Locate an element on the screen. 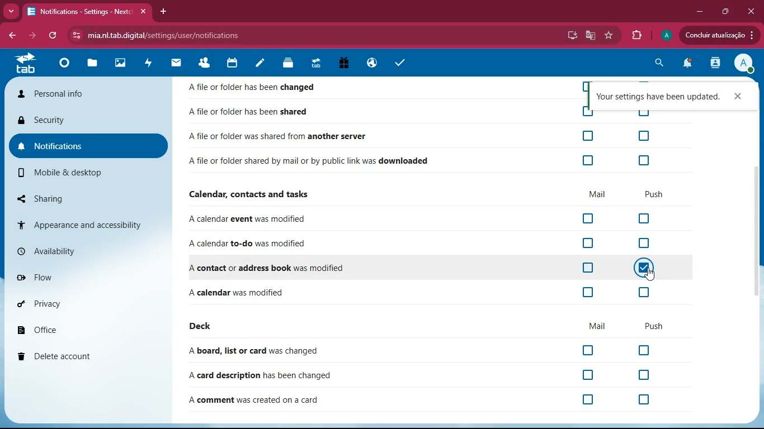 The image size is (764, 429). off is located at coordinates (588, 135).